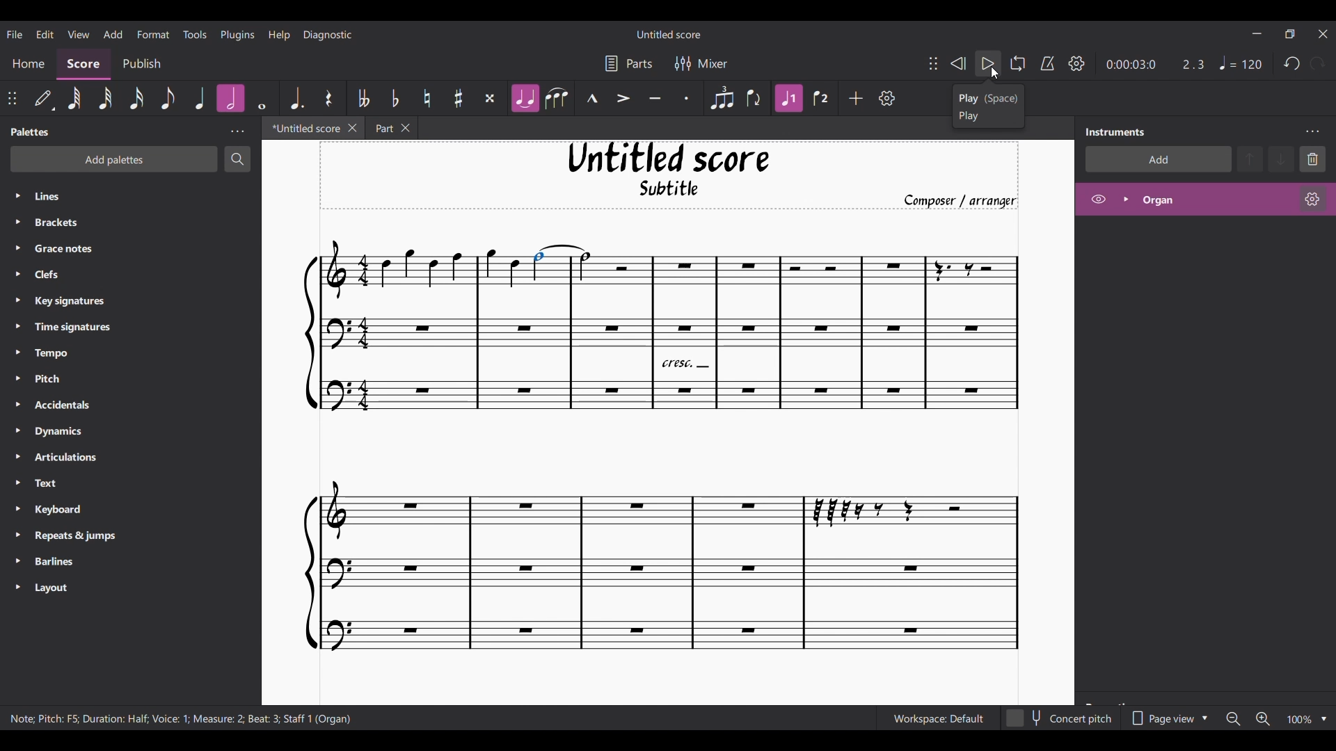  I want to click on Delete, so click(1312, 159).